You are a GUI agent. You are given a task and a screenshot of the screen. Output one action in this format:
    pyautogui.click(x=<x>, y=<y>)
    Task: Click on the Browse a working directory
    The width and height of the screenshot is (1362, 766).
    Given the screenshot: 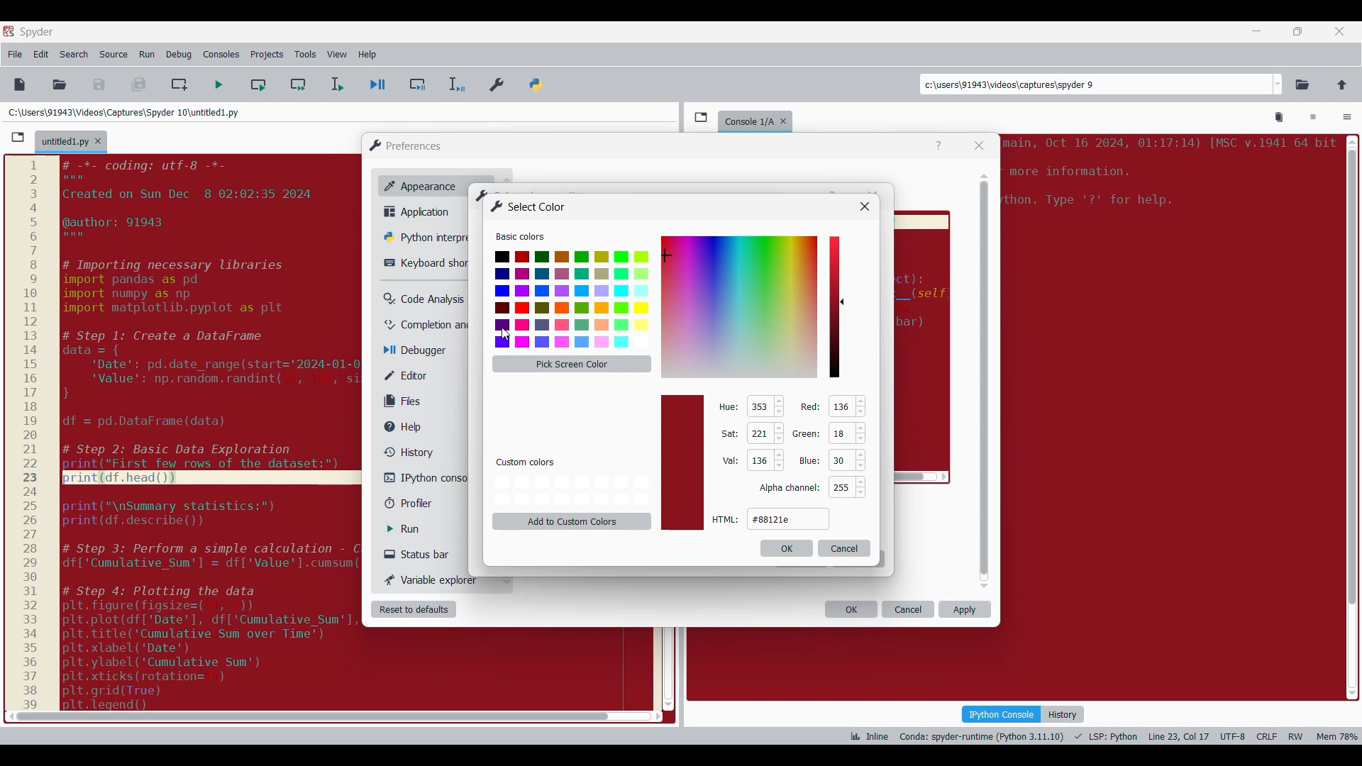 What is the action you would take?
    pyautogui.click(x=1302, y=84)
    